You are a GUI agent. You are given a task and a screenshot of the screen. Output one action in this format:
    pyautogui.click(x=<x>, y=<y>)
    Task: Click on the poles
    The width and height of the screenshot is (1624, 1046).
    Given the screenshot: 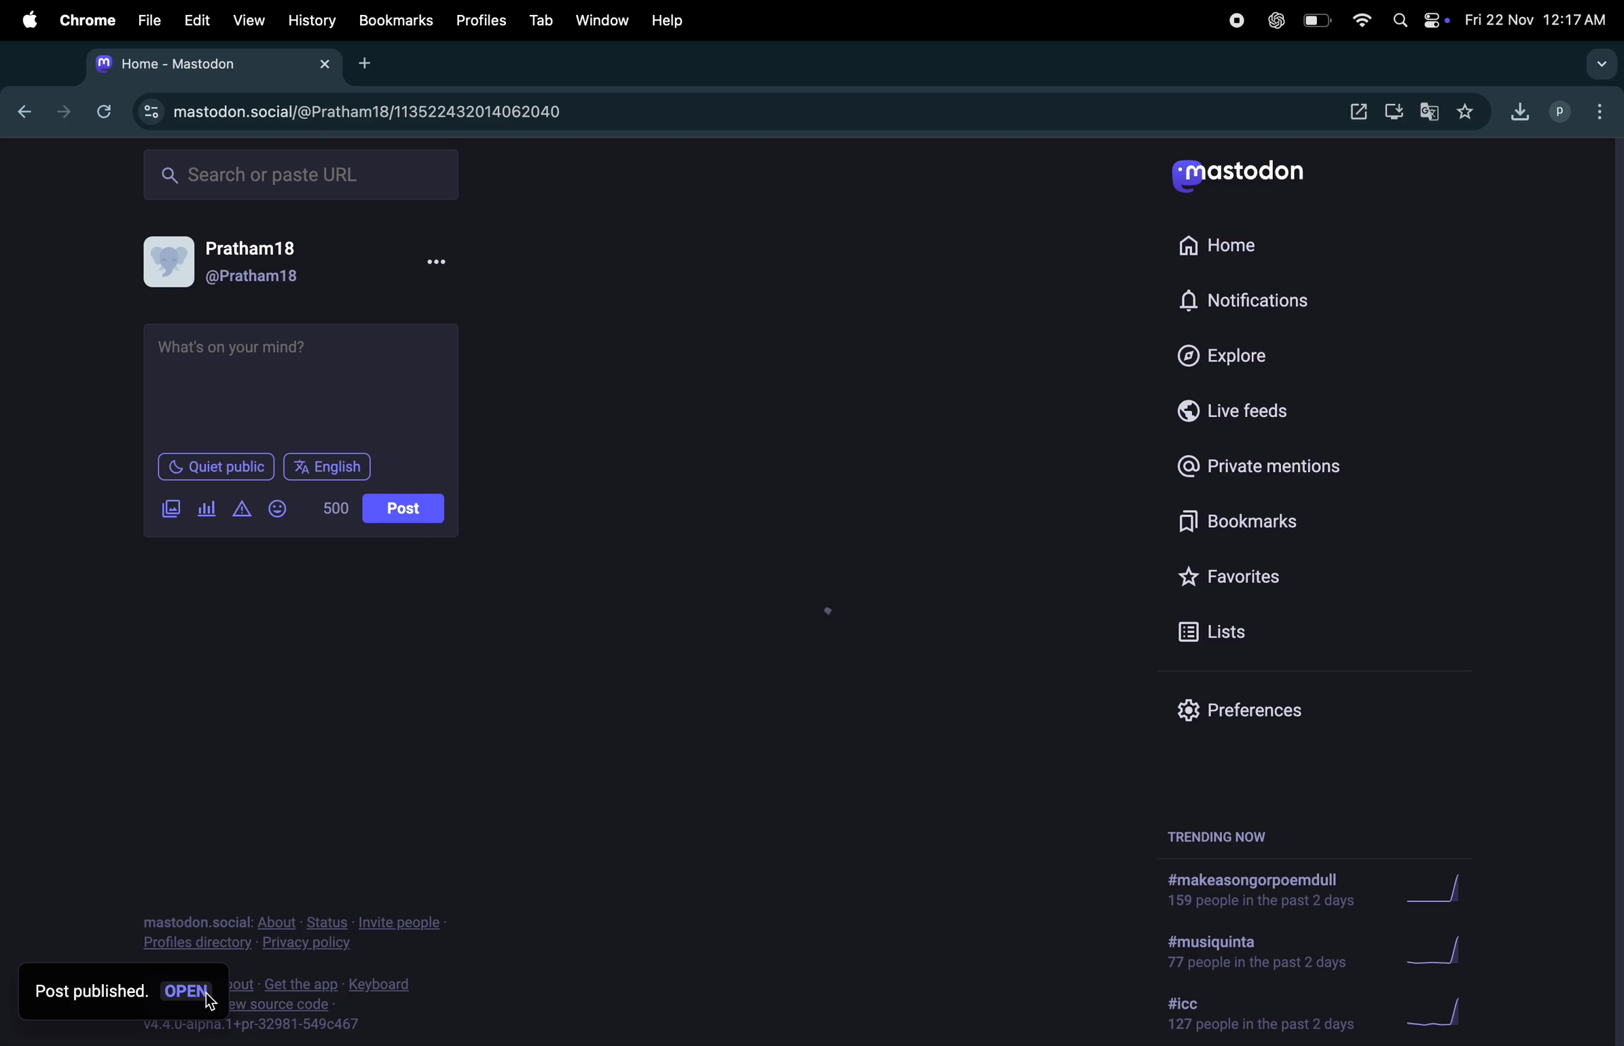 What is the action you would take?
    pyautogui.click(x=206, y=507)
    